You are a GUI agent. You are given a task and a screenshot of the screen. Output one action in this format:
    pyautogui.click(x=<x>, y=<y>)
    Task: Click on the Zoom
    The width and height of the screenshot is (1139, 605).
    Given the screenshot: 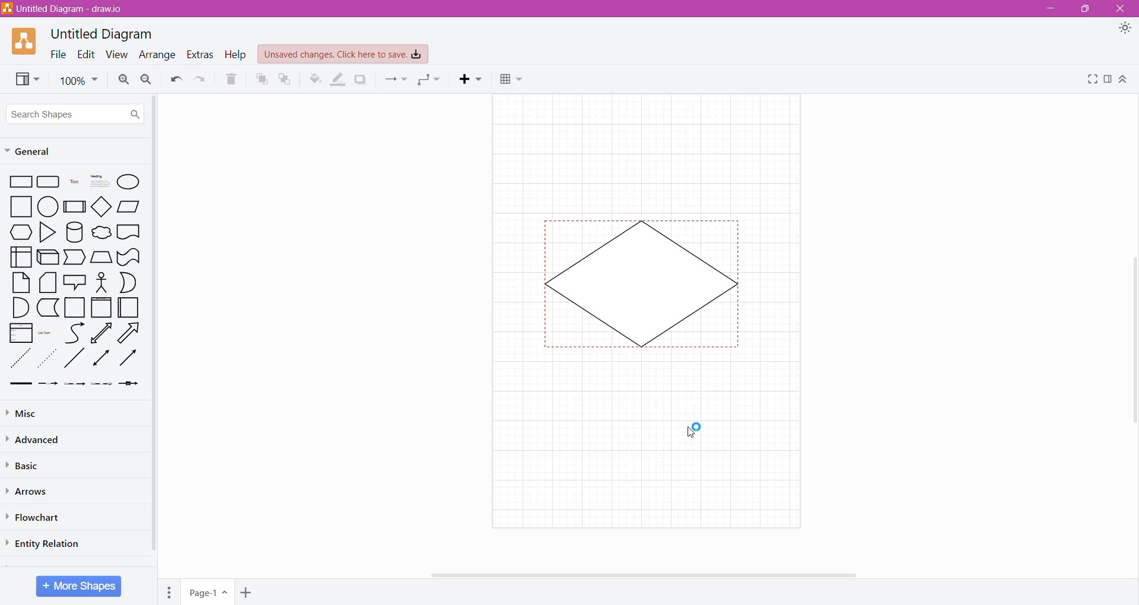 What is the action you would take?
    pyautogui.click(x=79, y=81)
    